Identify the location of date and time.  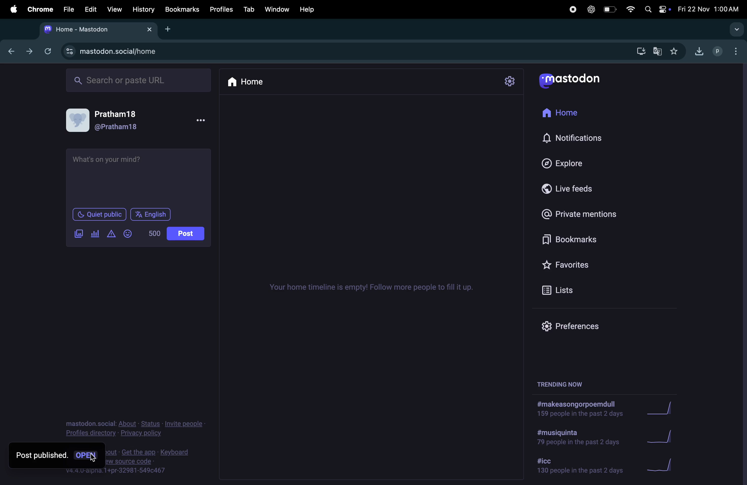
(708, 8).